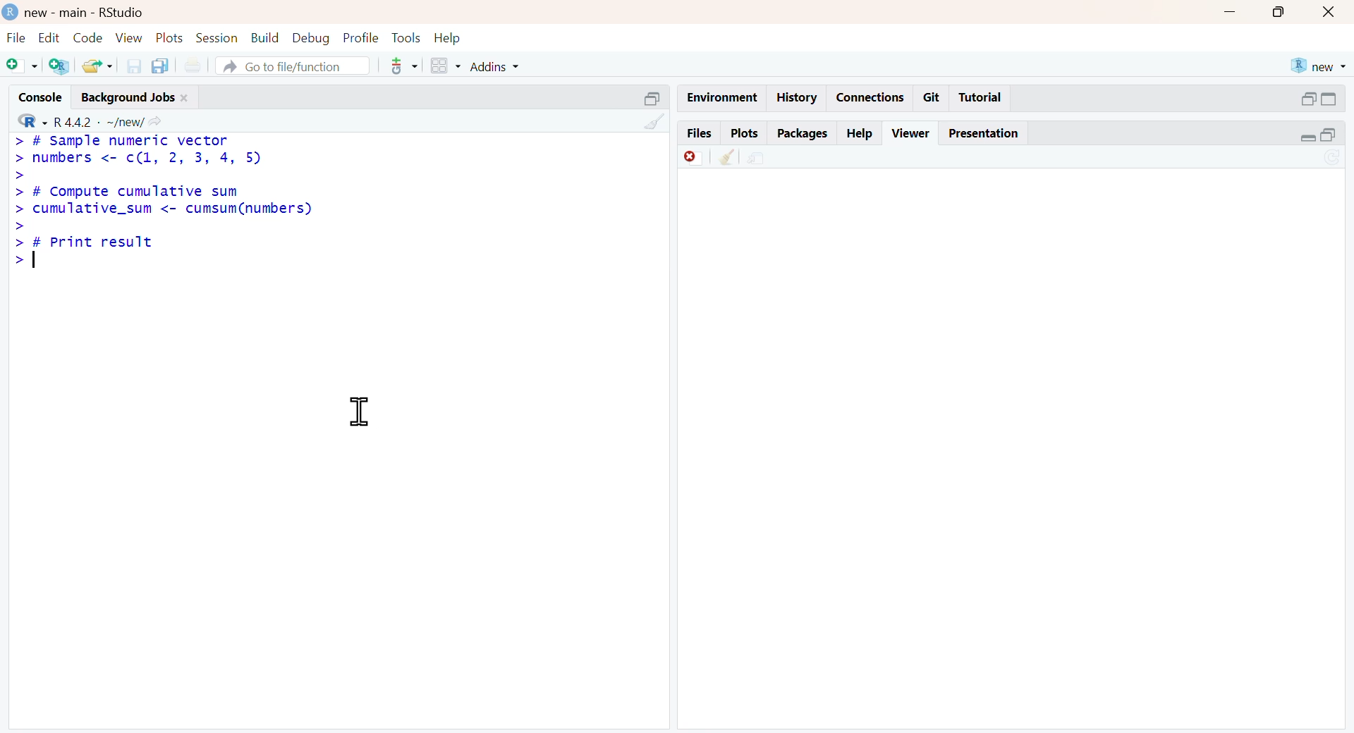 The height and width of the screenshot is (733, 1354). What do you see at coordinates (86, 13) in the screenshot?
I see `new - main - RStudio` at bounding box center [86, 13].